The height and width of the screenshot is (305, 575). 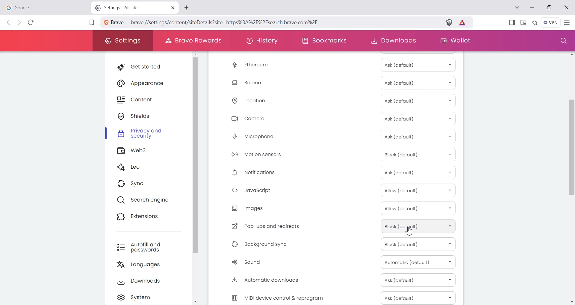 What do you see at coordinates (147, 217) in the screenshot?
I see `Extensions` at bounding box center [147, 217].